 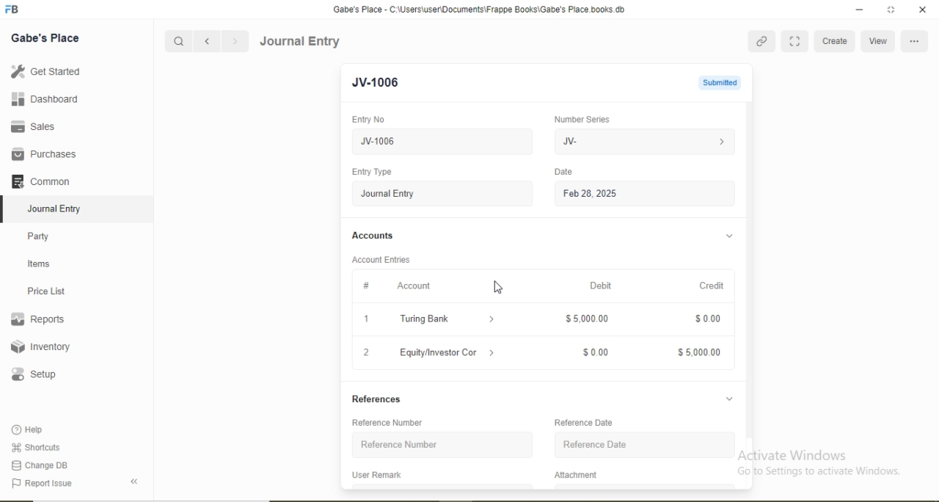 I want to click on Attachment, so click(x=575, y=474).